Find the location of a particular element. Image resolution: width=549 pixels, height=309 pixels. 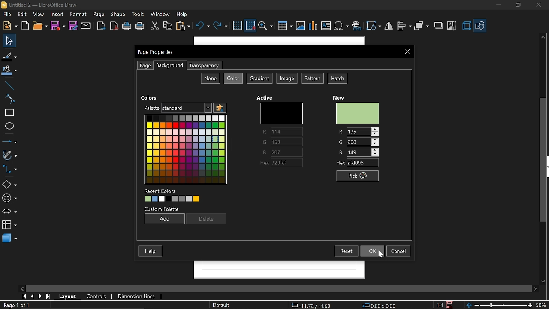

Open is located at coordinates (39, 26).